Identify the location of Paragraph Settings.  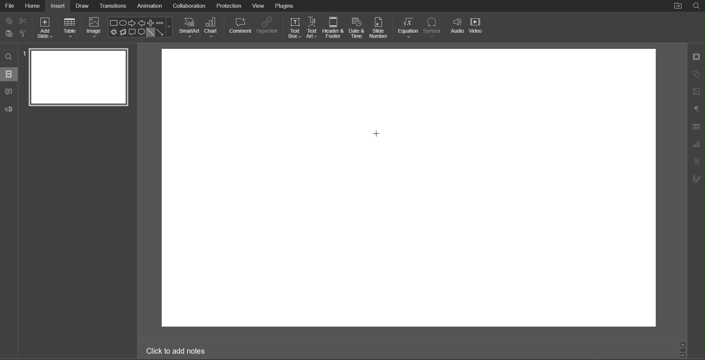
(697, 109).